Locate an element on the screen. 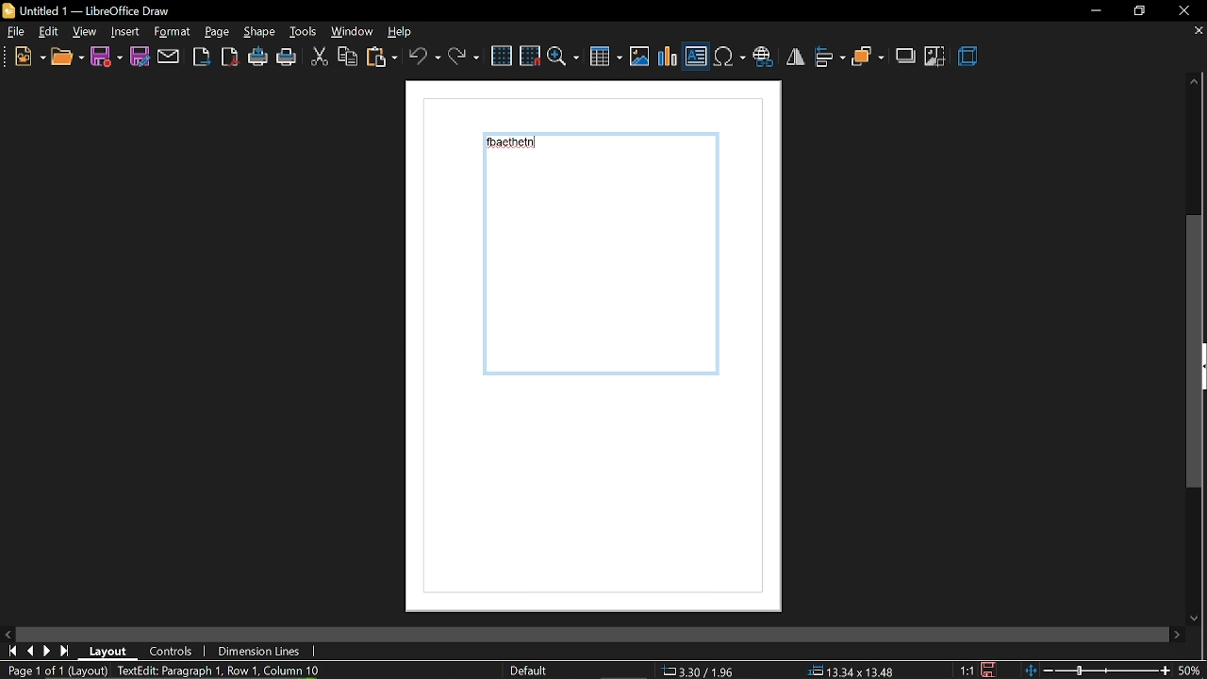 The width and height of the screenshot is (1207, 679). zoom change is located at coordinates (1116, 672).